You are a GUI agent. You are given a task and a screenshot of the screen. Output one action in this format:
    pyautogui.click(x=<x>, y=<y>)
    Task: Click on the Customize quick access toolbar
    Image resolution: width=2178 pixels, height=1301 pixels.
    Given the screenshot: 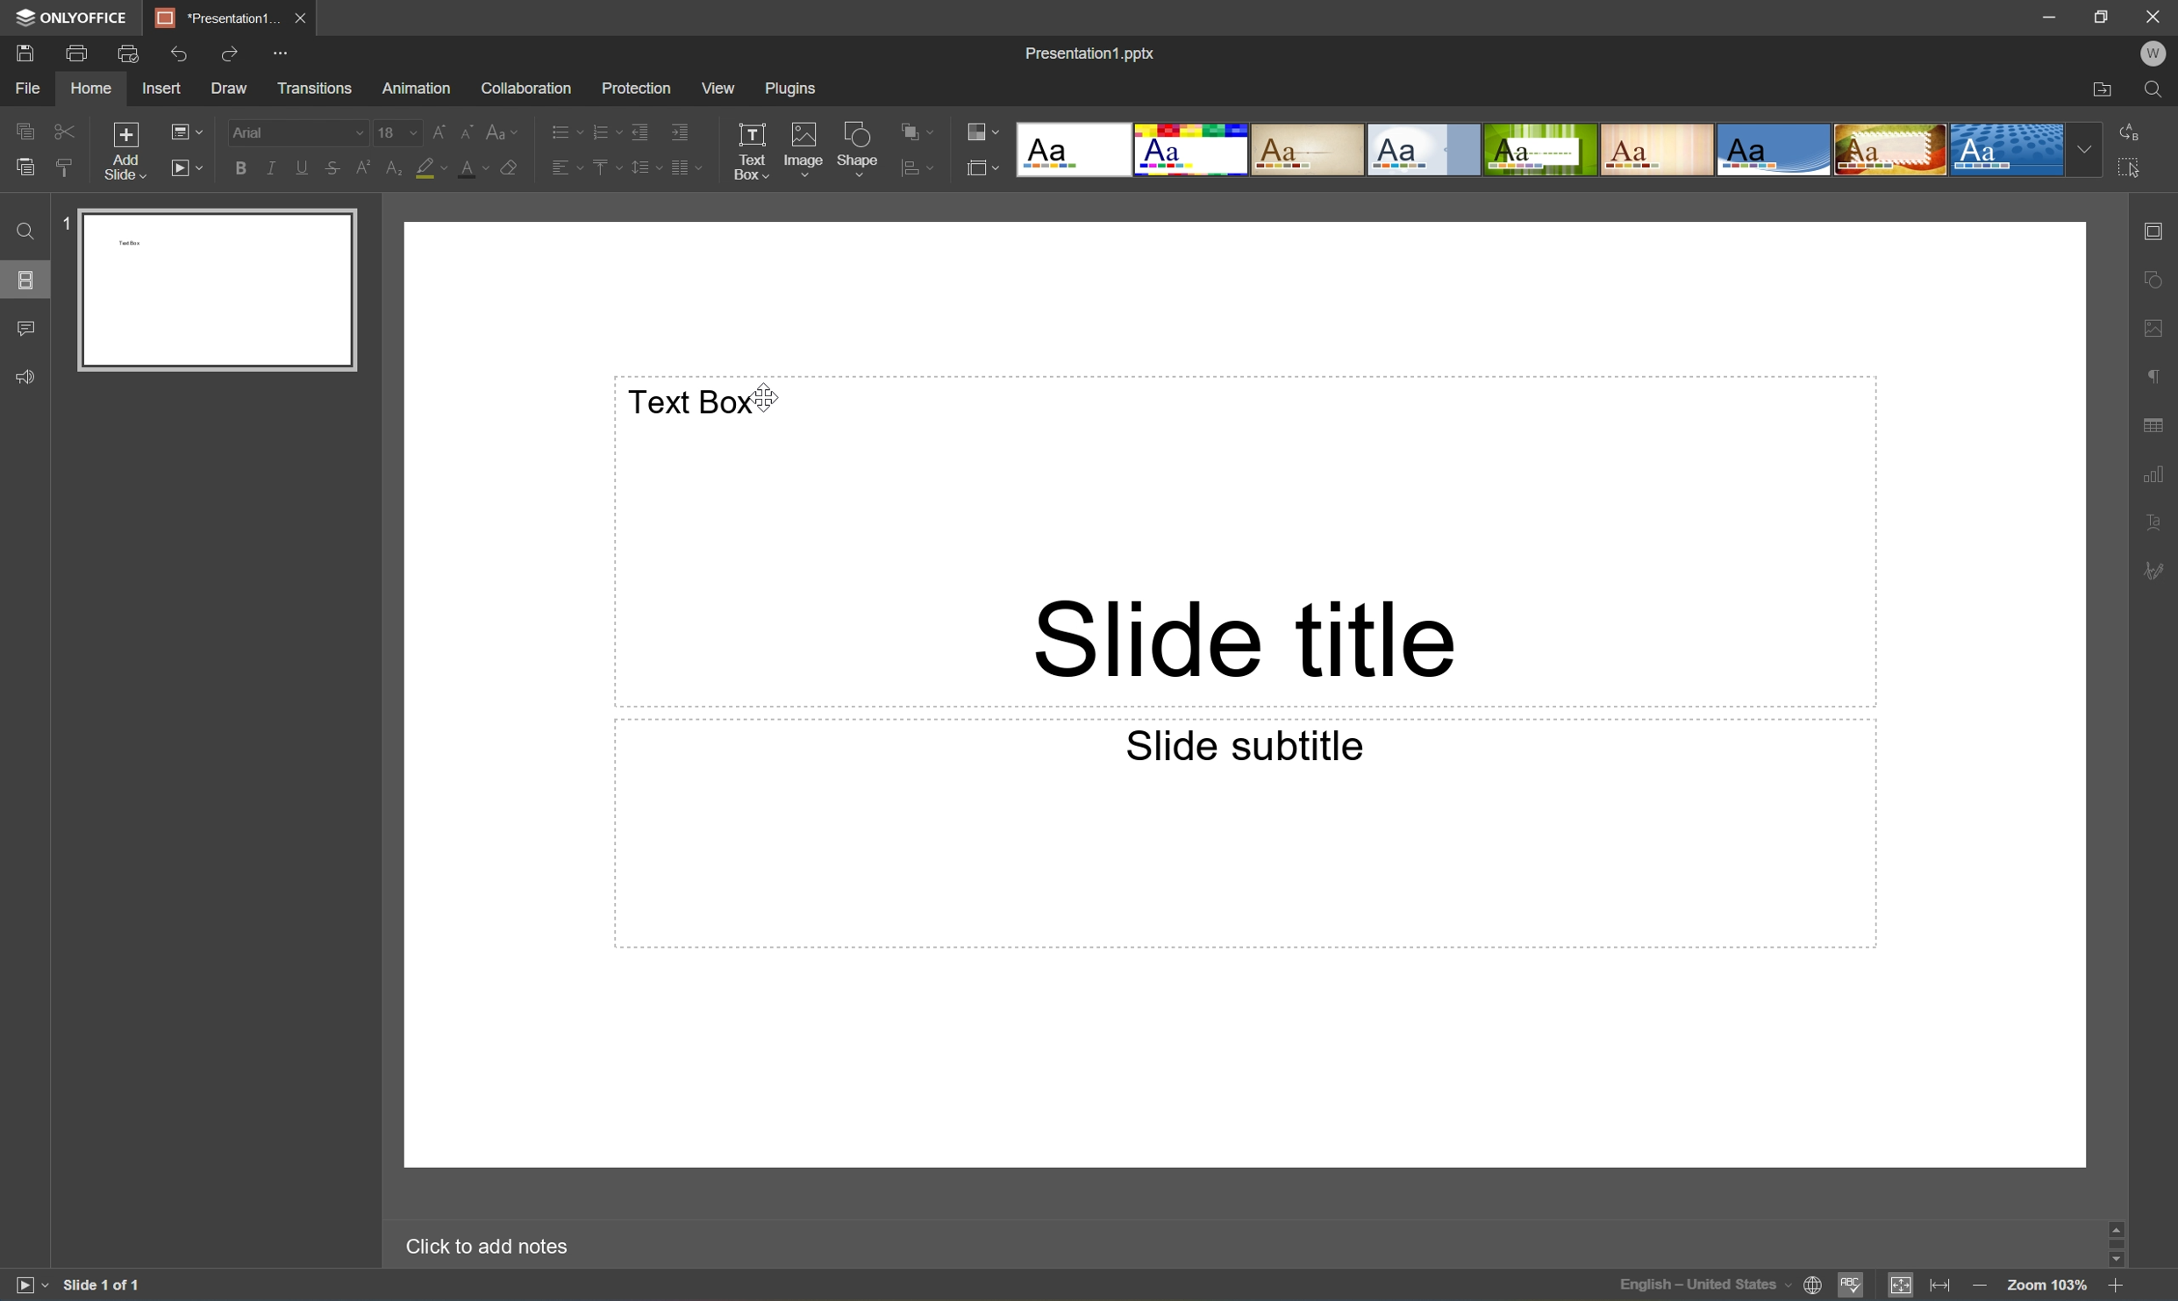 What is the action you would take?
    pyautogui.click(x=282, y=51)
    